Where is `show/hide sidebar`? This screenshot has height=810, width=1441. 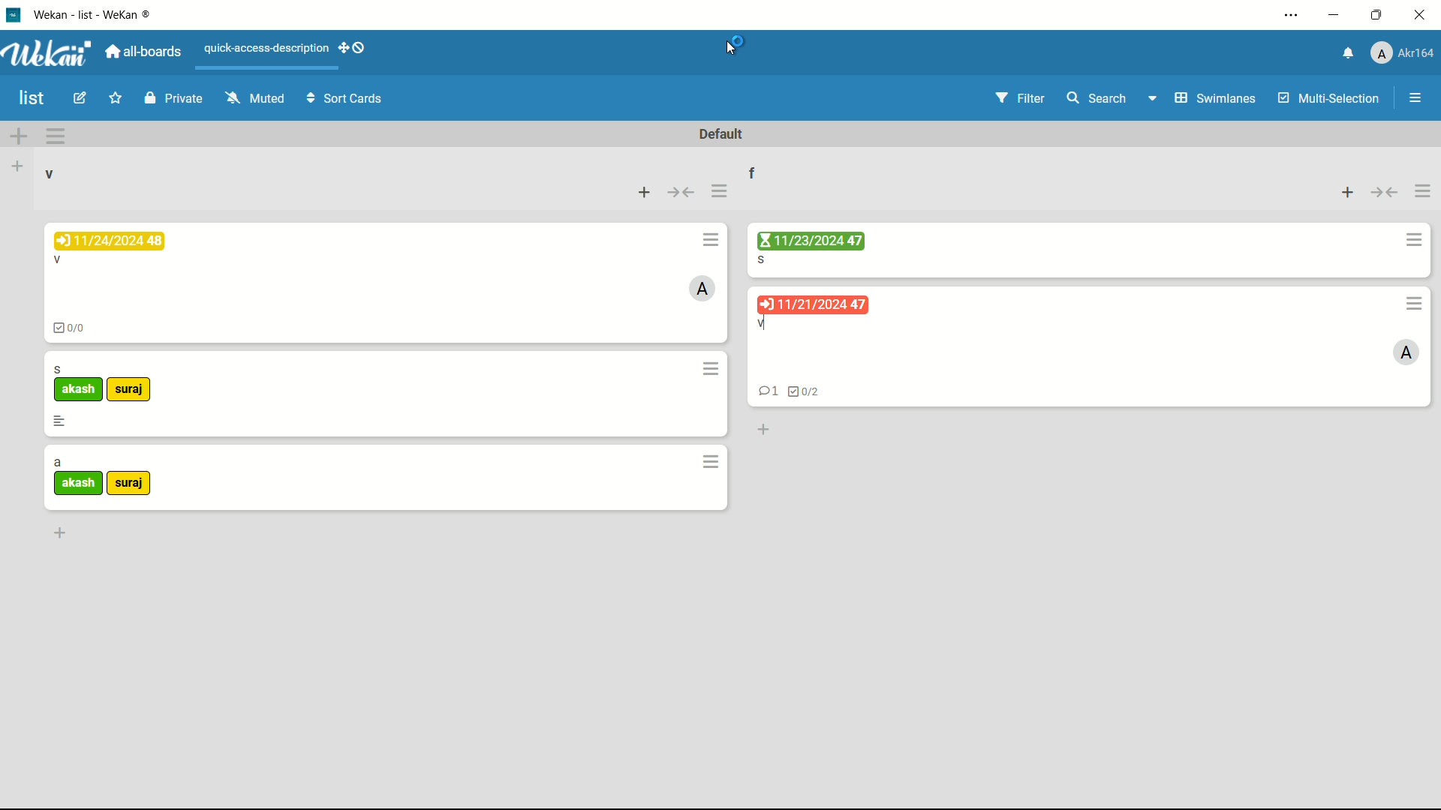 show/hide sidebar is located at coordinates (1416, 97).